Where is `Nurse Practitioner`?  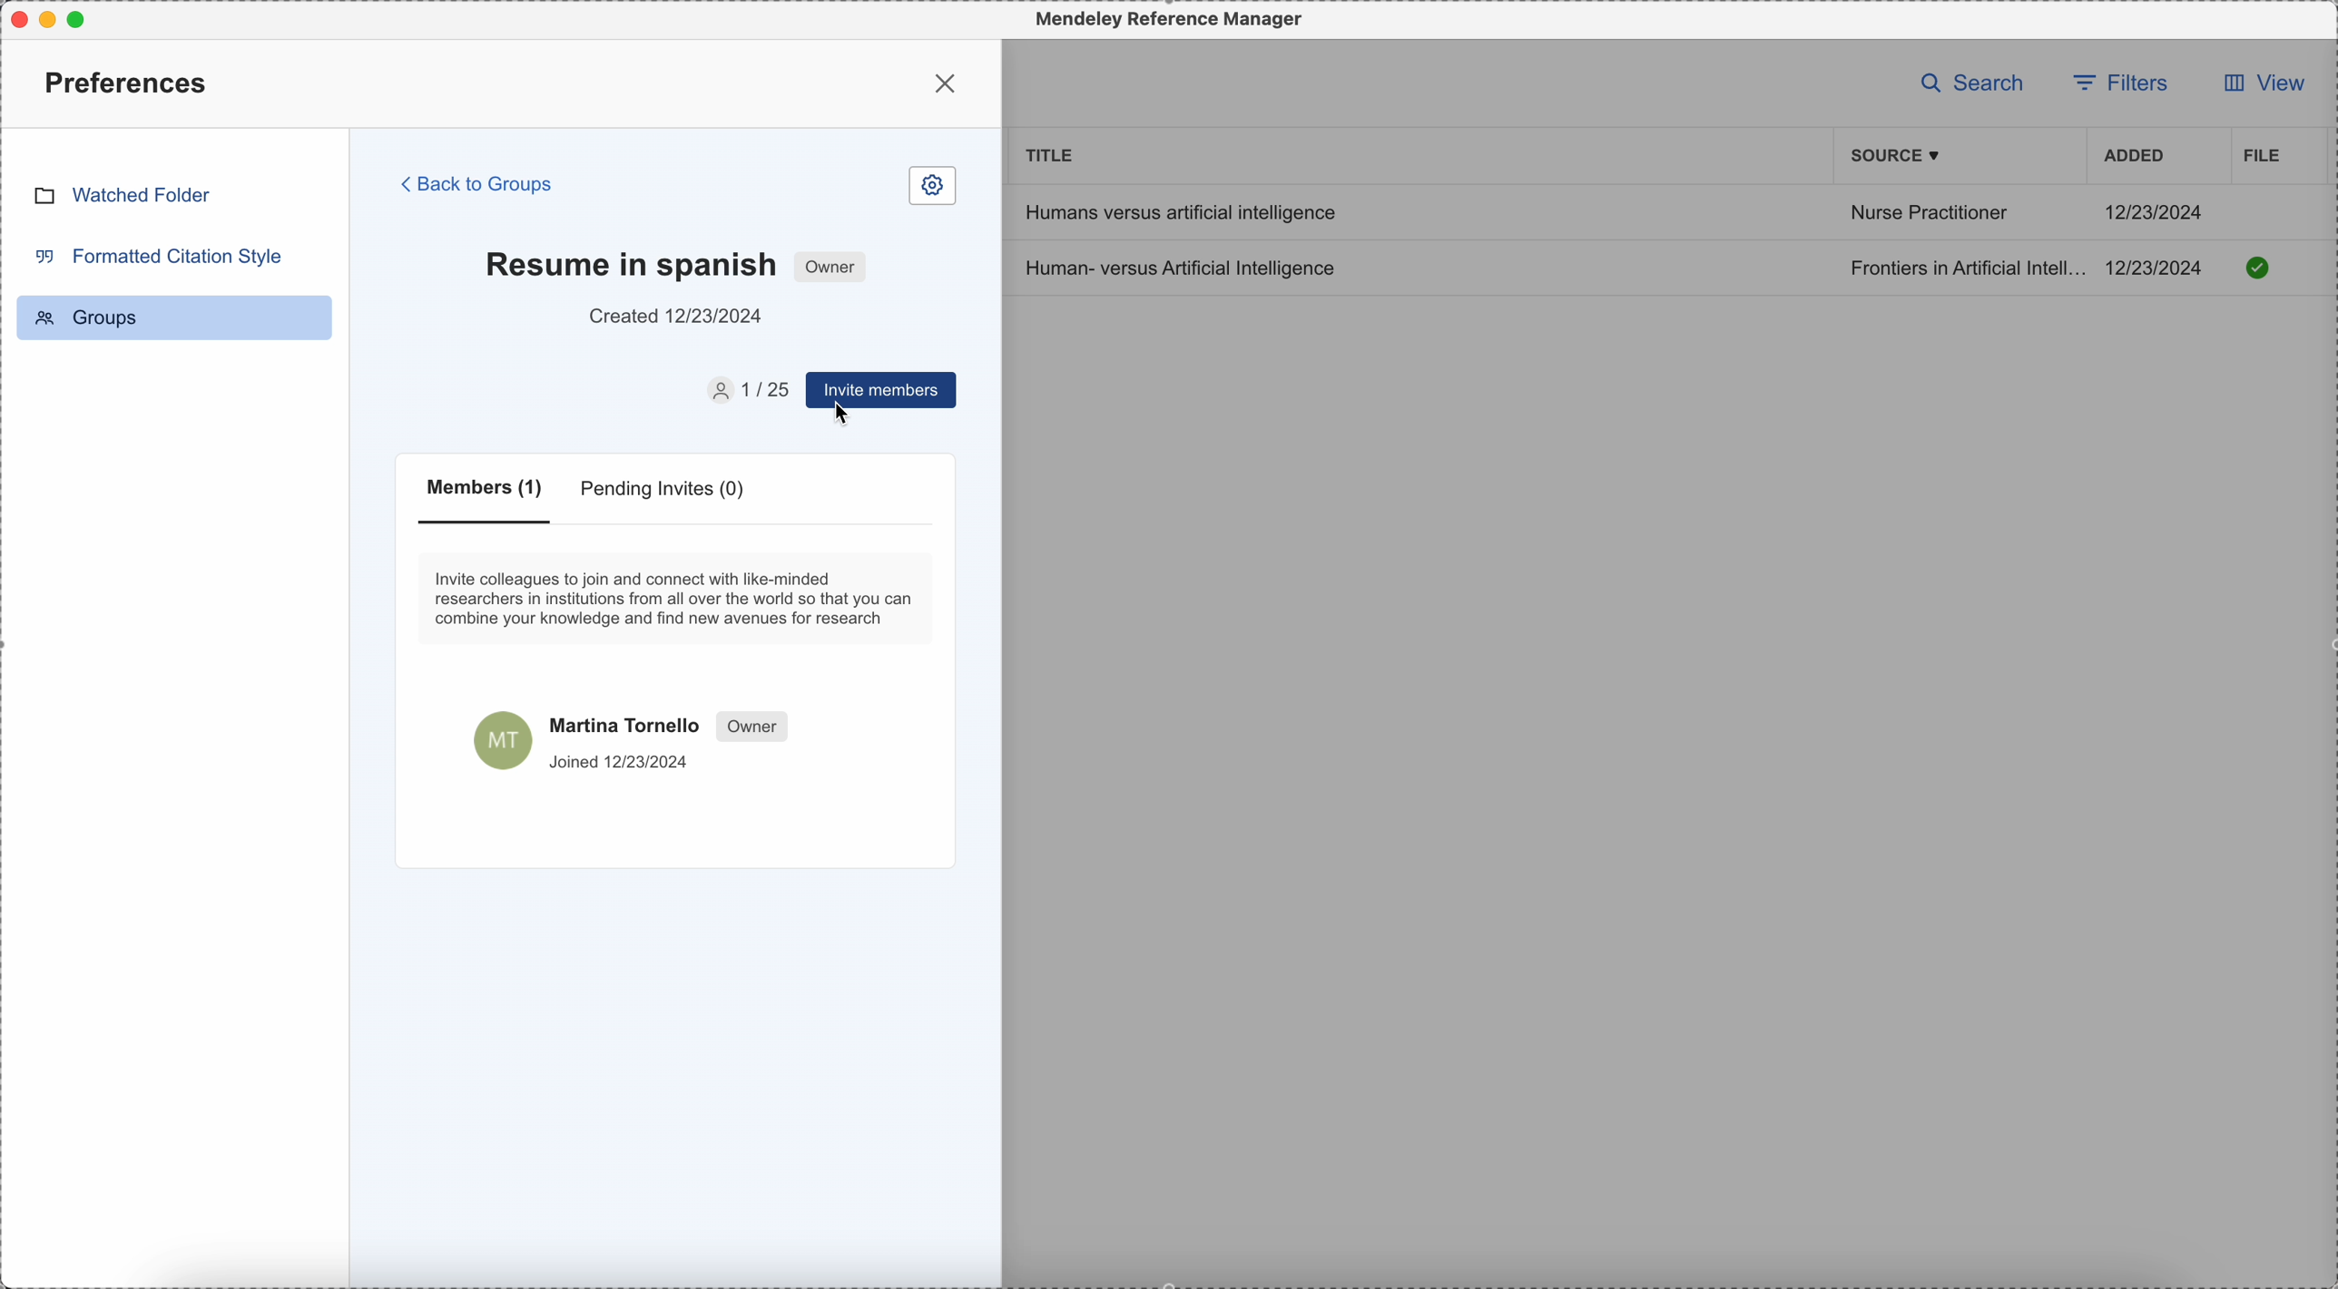
Nurse Practitioner is located at coordinates (1928, 216).